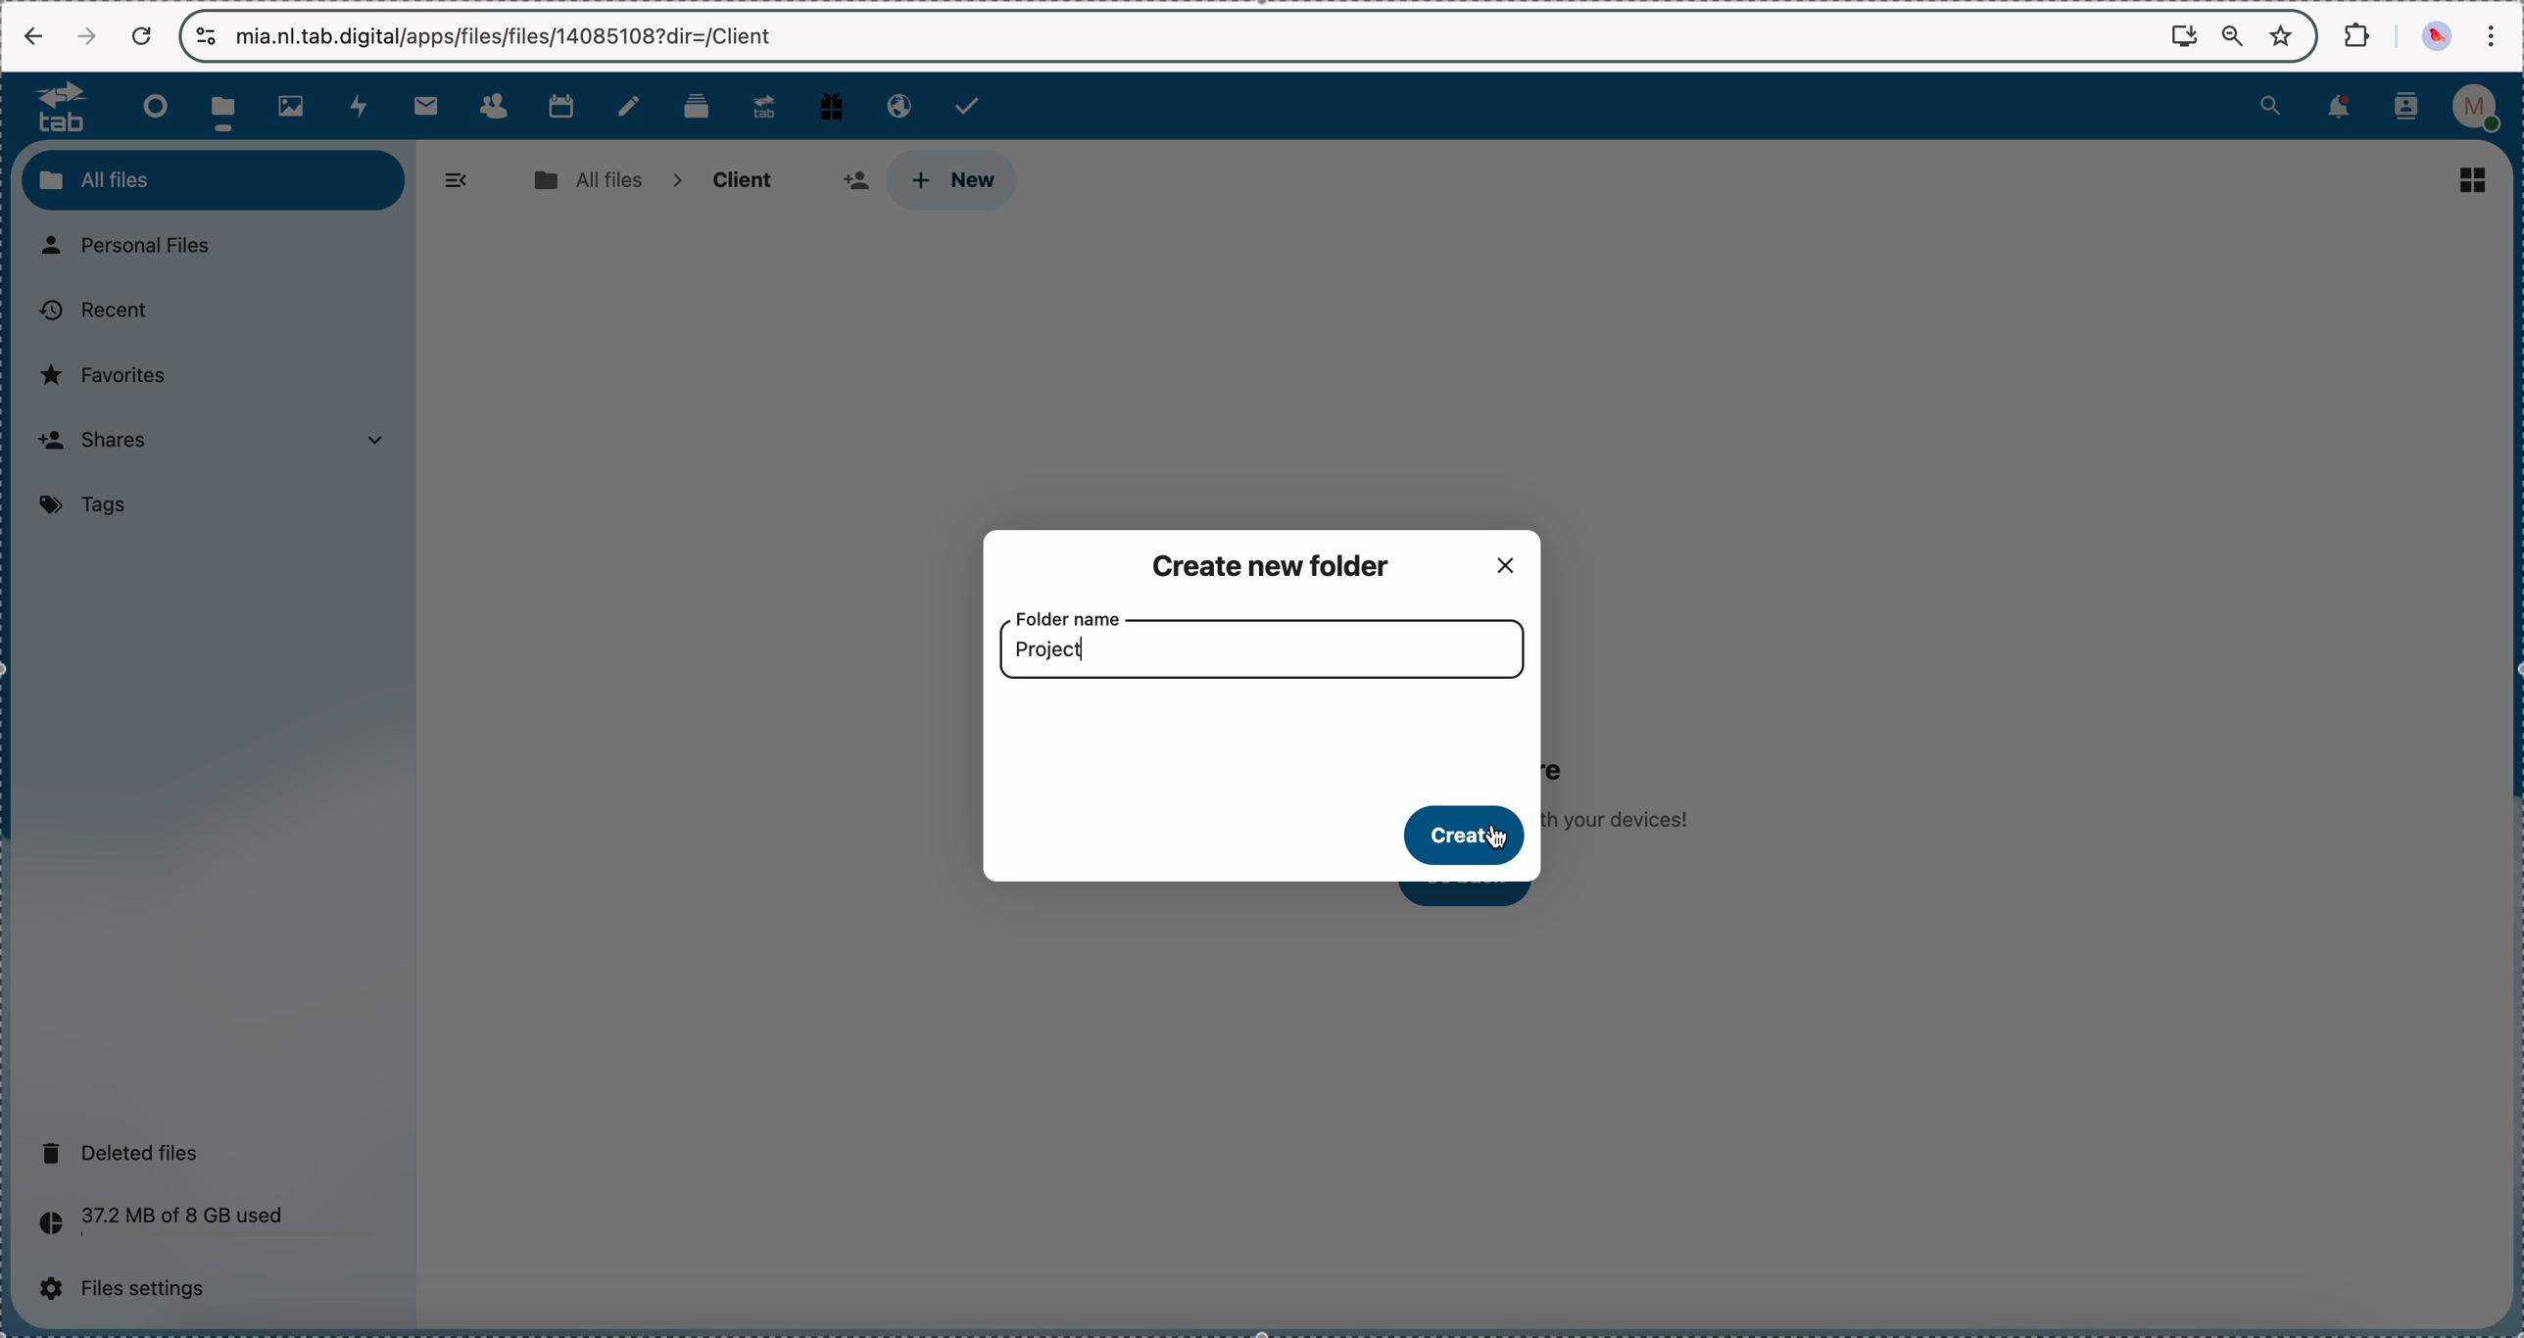 This screenshot has width=2524, height=1338. I want to click on navigate back, so click(34, 38).